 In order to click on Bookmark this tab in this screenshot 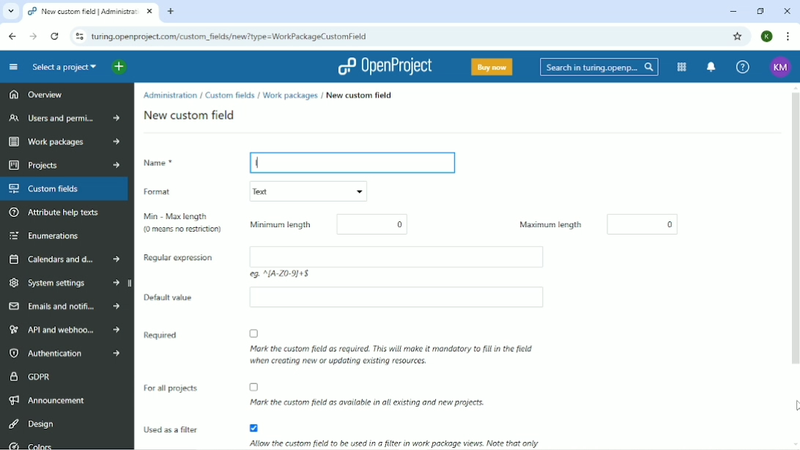, I will do `click(738, 37)`.